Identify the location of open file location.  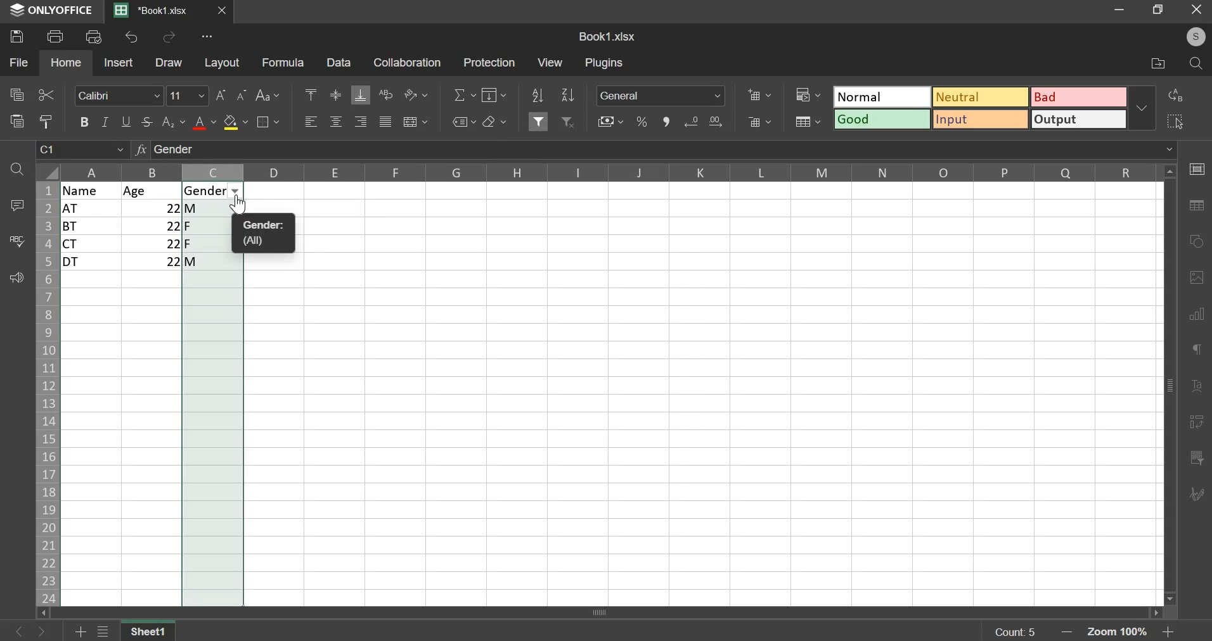
(1160, 64).